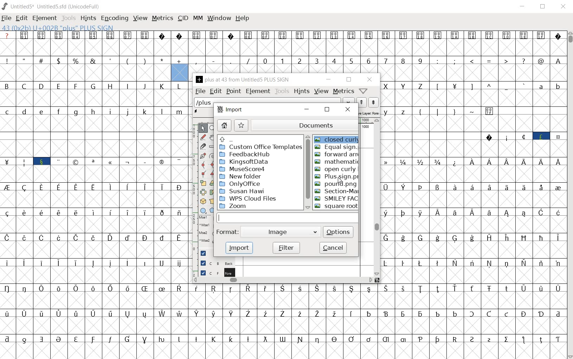 The image size is (573, 359). What do you see at coordinates (244, 162) in the screenshot?
I see `KingsofData` at bounding box center [244, 162].